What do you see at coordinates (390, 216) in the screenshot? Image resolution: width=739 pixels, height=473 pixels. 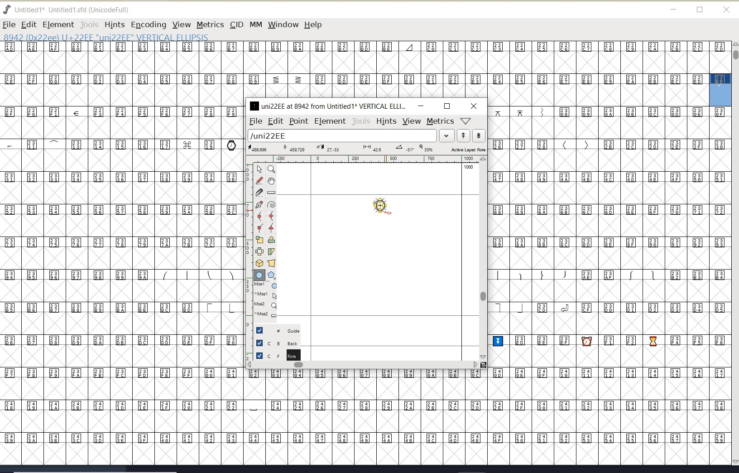 I see `rectangle or ellipse/cursor position` at bounding box center [390, 216].